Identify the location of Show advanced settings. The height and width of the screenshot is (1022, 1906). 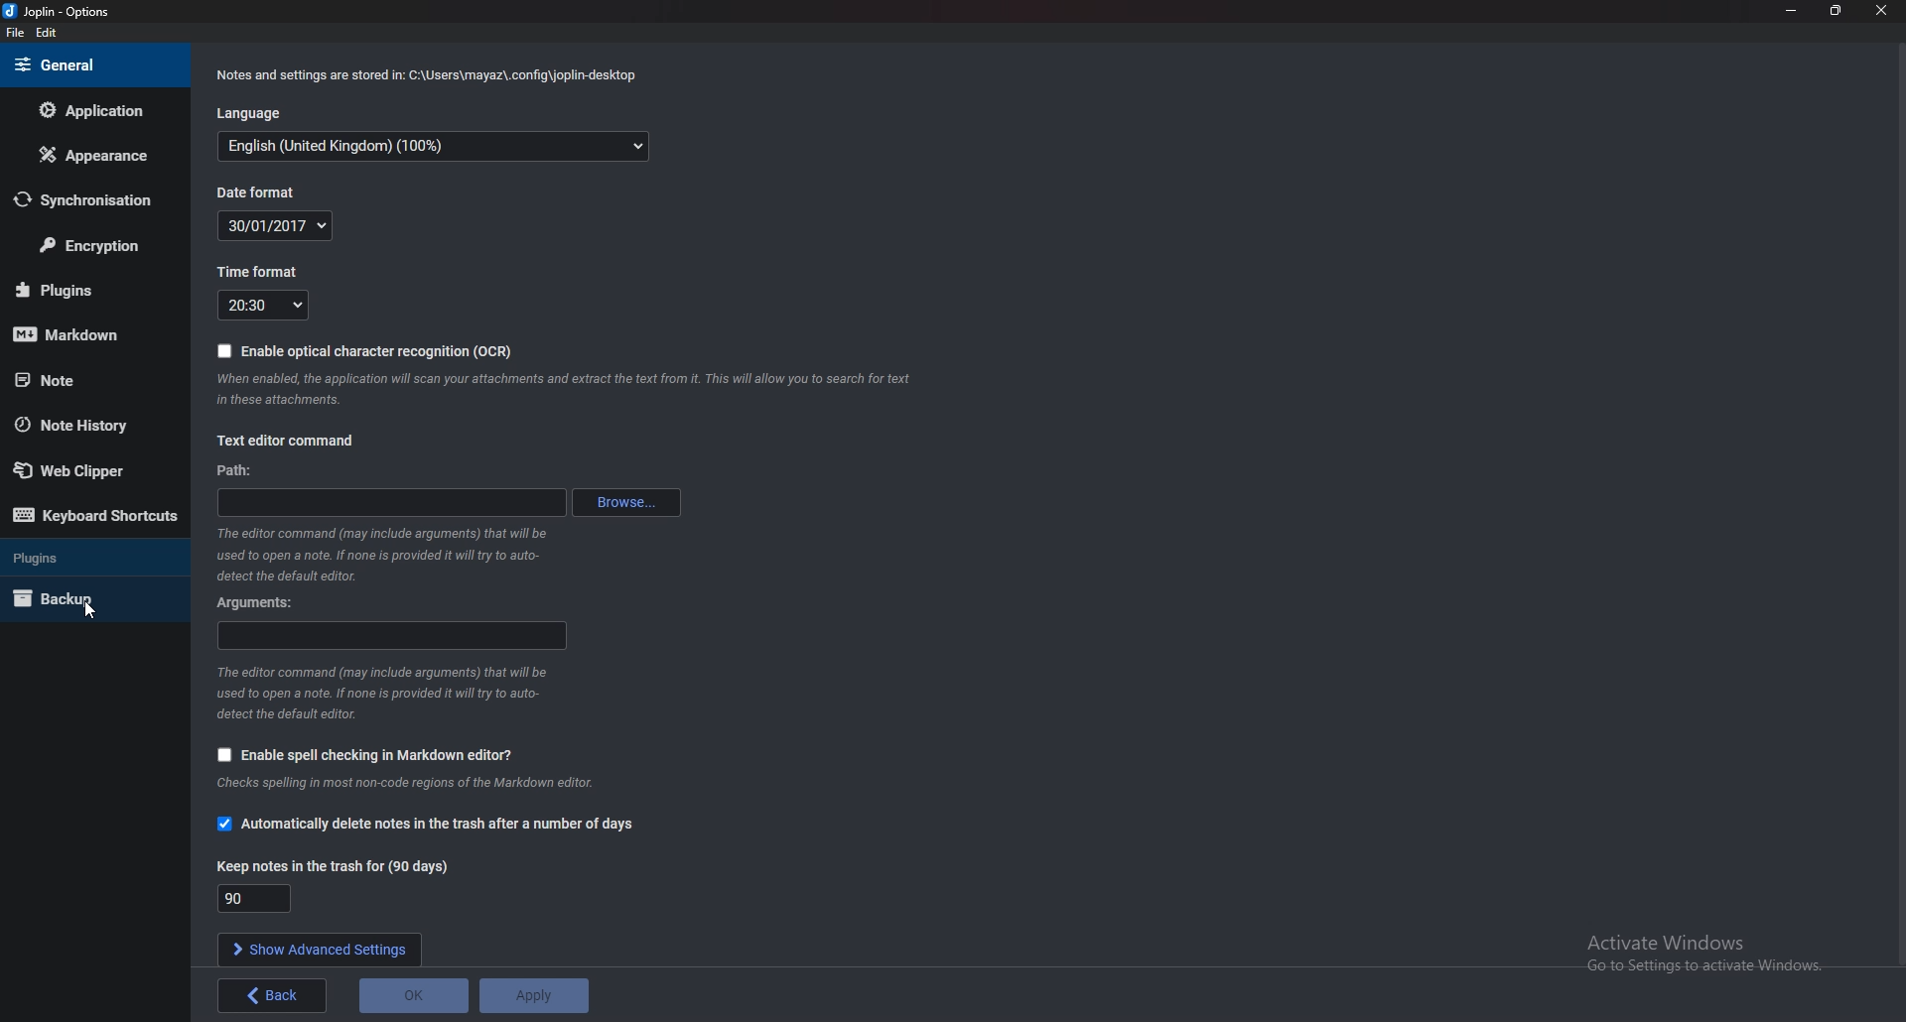
(322, 949).